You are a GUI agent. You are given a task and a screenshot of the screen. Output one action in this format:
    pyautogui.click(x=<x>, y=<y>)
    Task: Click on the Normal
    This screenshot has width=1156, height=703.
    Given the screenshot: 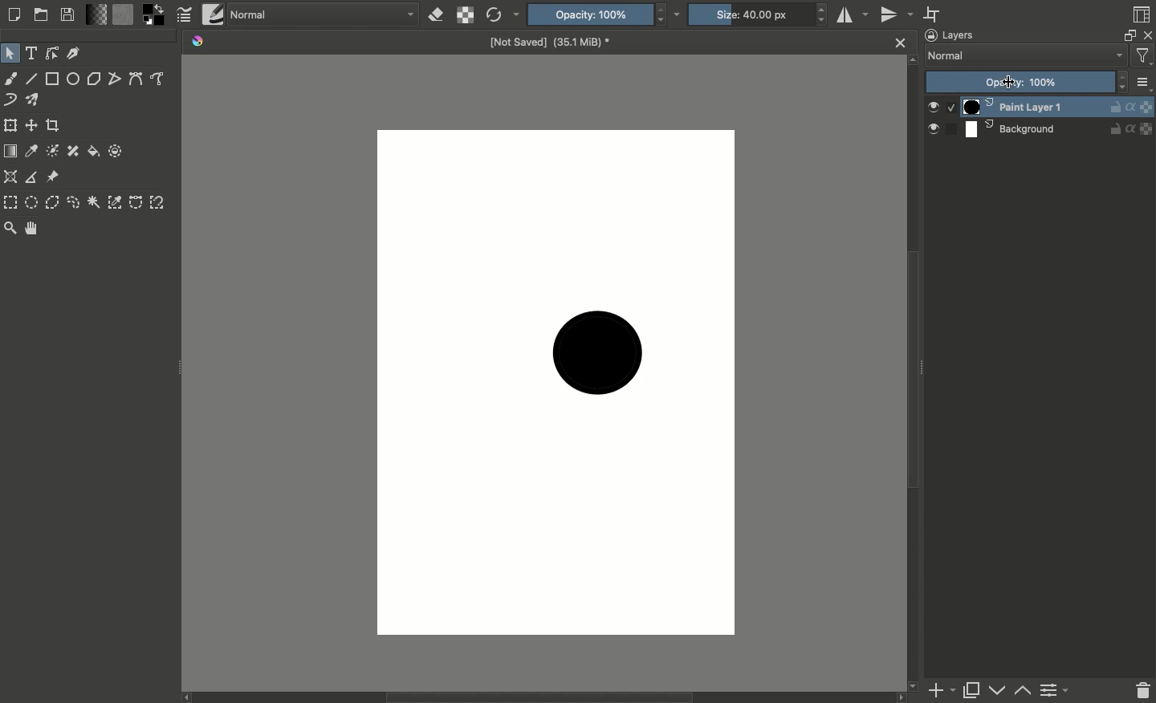 What is the action you would take?
    pyautogui.click(x=1028, y=57)
    